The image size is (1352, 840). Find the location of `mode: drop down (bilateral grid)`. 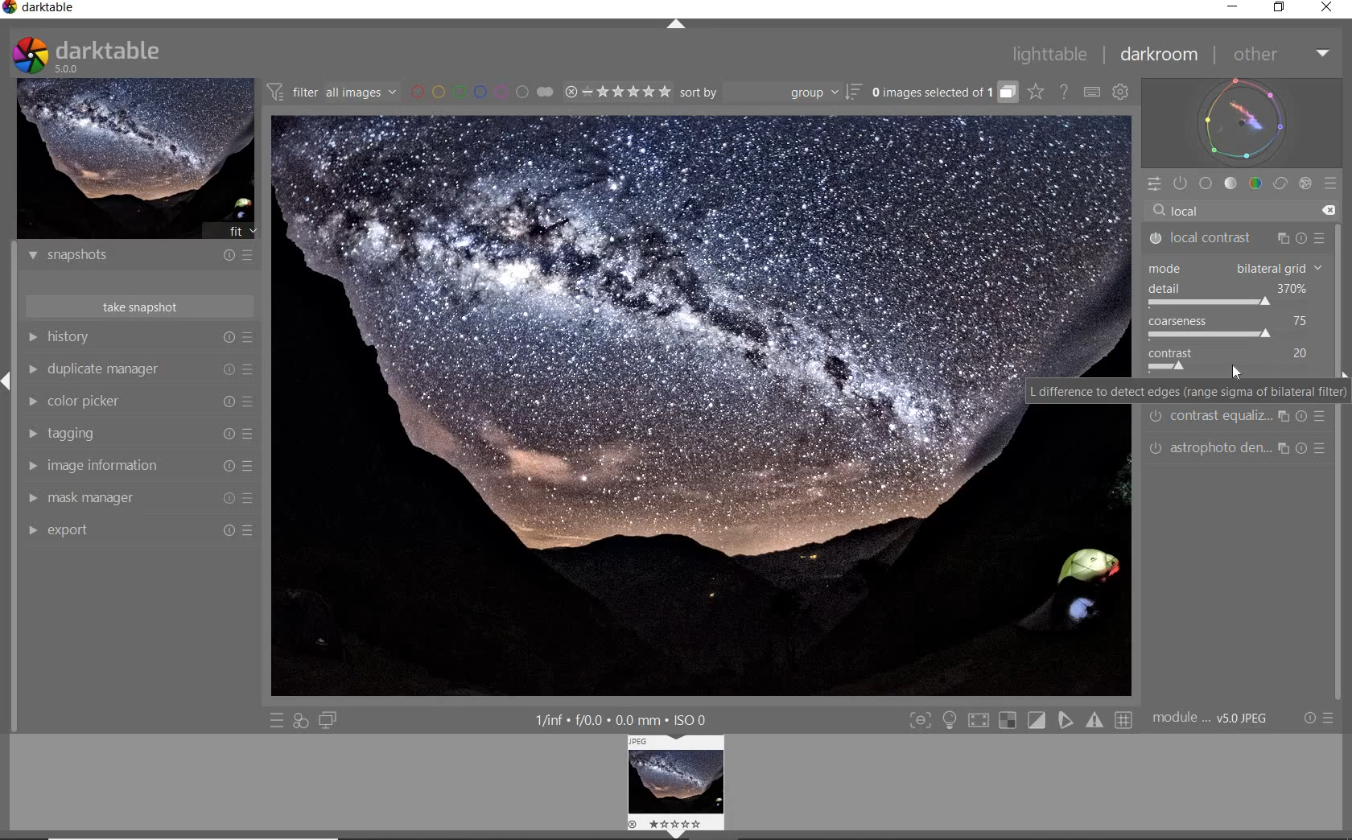

mode: drop down (bilateral grid) is located at coordinates (1232, 266).